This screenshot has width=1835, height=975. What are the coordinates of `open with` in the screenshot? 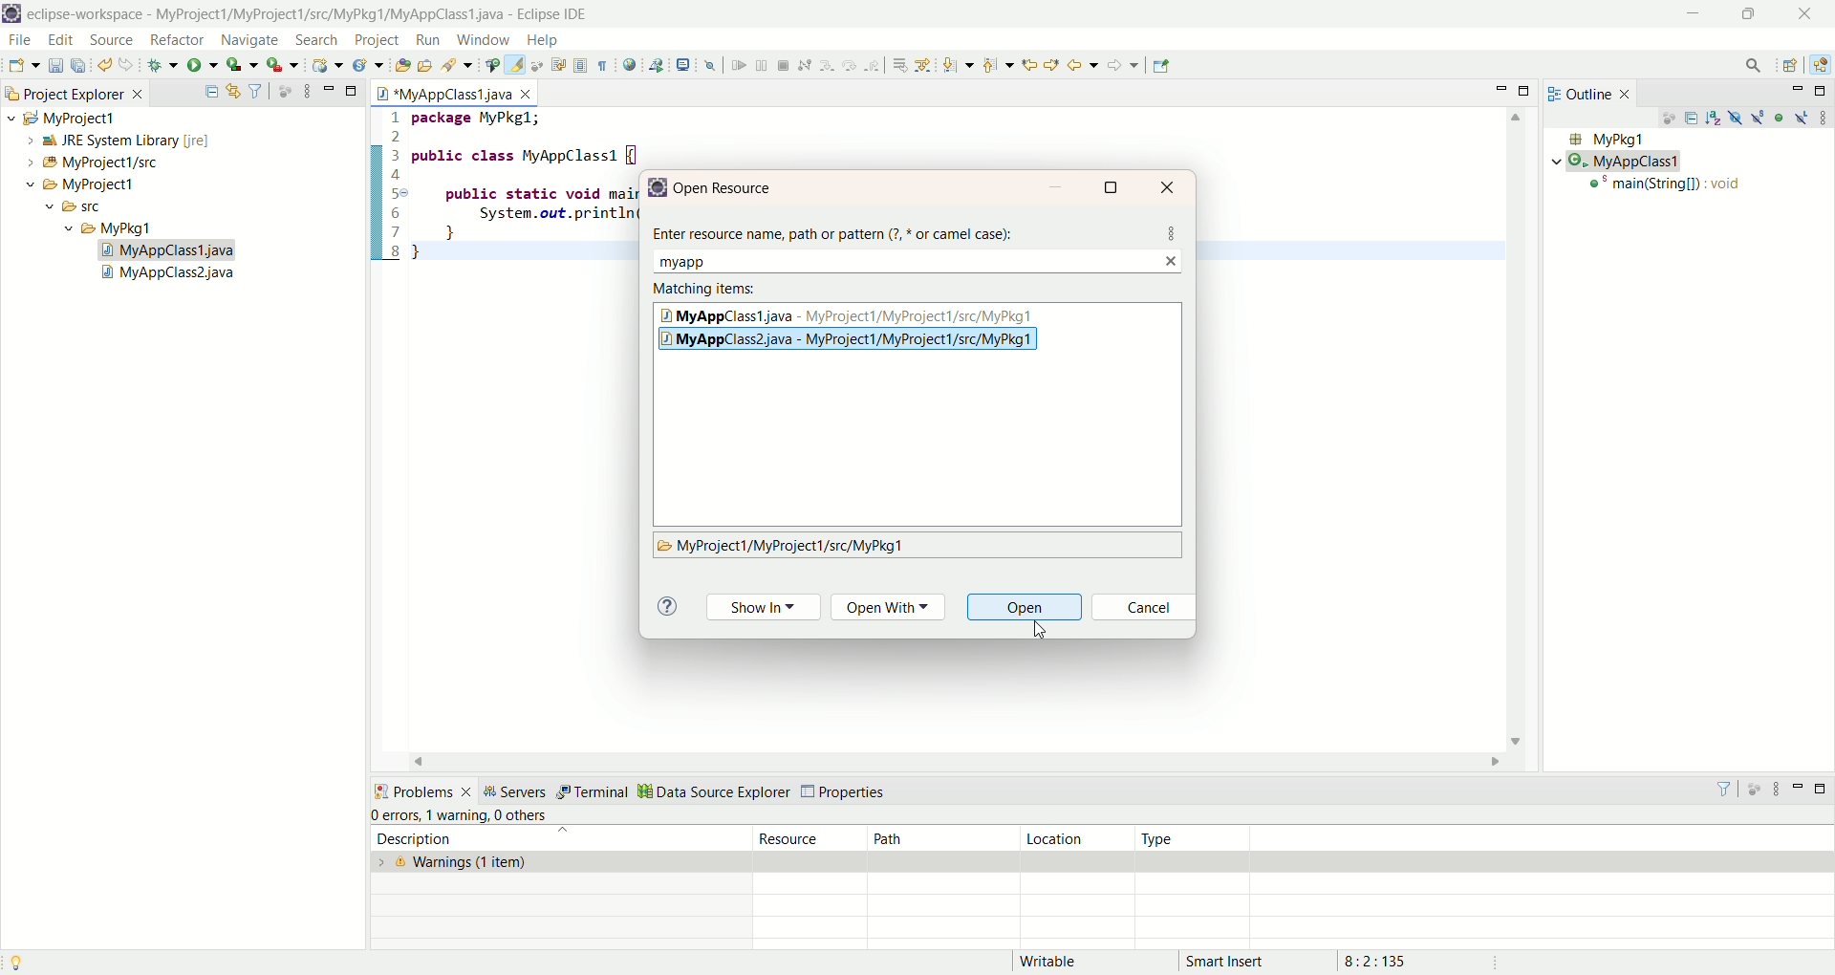 It's located at (893, 609).